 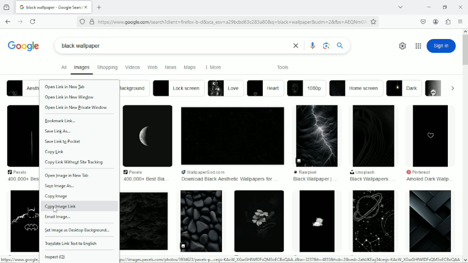 I want to click on black image, so click(x=148, y=136).